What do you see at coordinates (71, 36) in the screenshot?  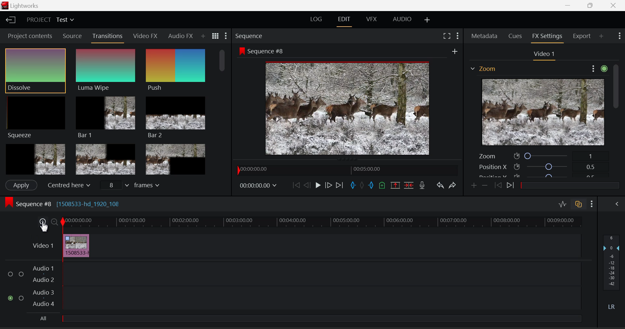 I see `Source` at bounding box center [71, 36].